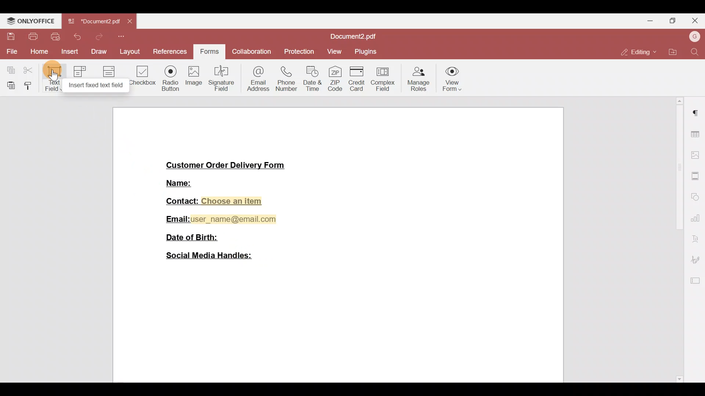 The height and width of the screenshot is (396, 705). What do you see at coordinates (32, 37) in the screenshot?
I see `Print file` at bounding box center [32, 37].